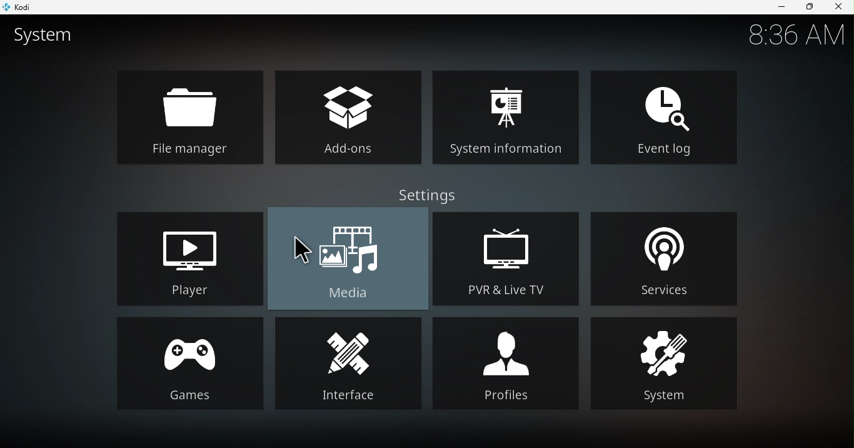  Describe the element at coordinates (188, 118) in the screenshot. I see `File manager` at that location.